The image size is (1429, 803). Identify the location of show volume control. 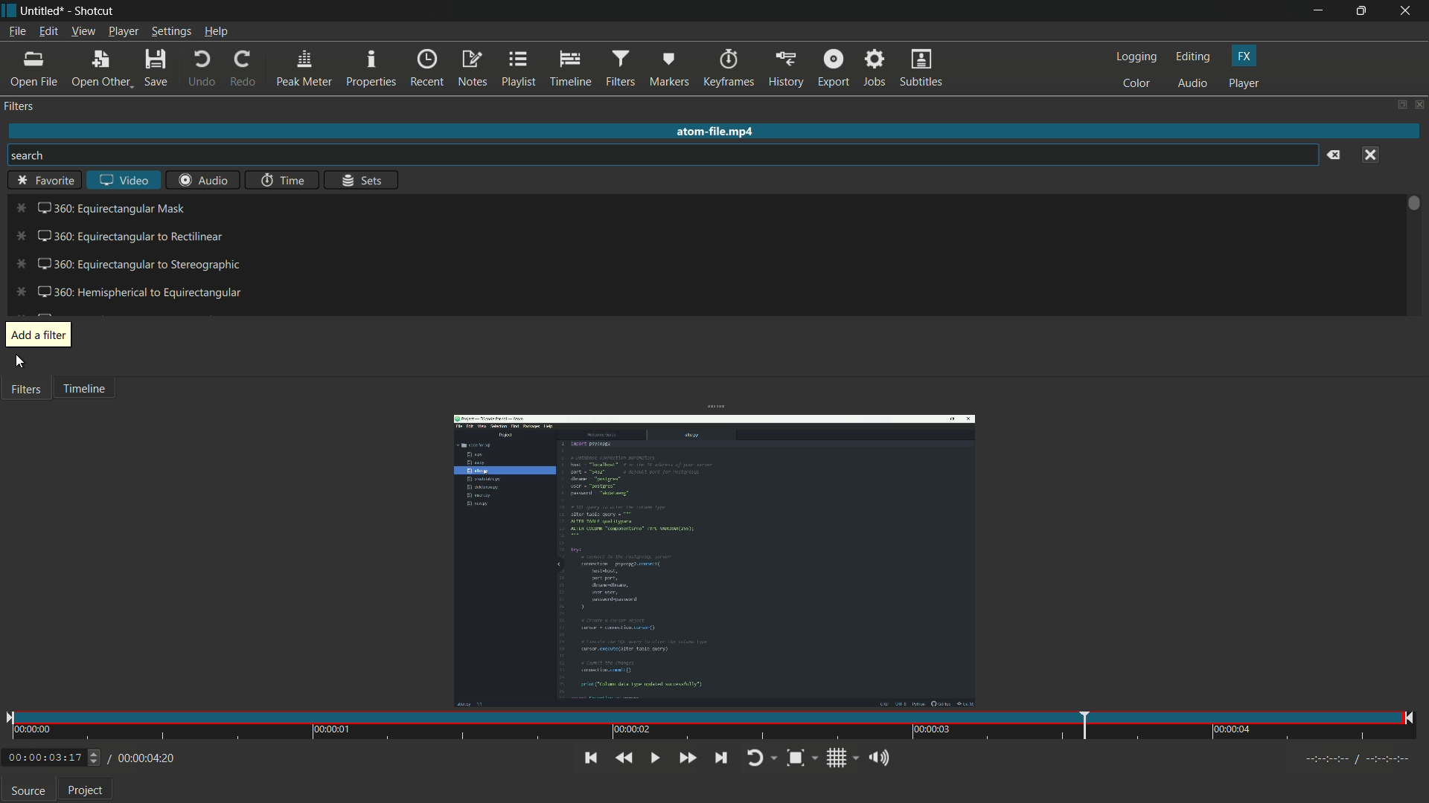
(877, 757).